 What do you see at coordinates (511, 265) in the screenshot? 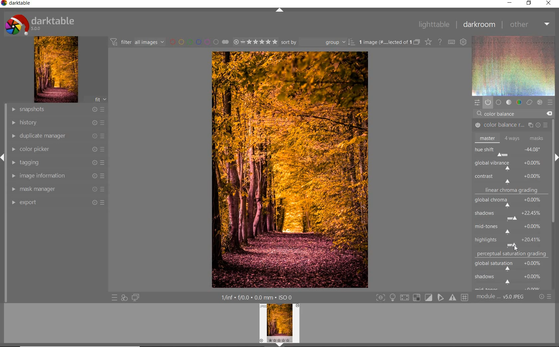
I see `global saturation` at bounding box center [511, 265].